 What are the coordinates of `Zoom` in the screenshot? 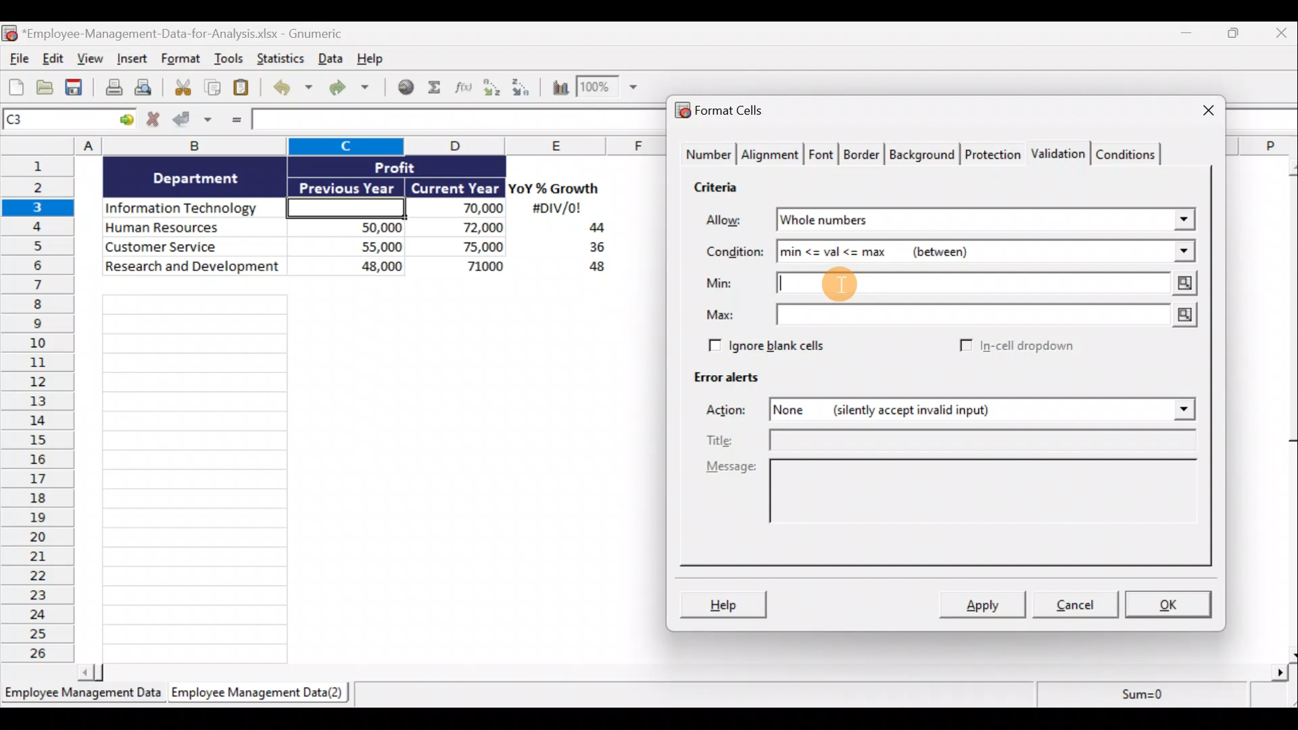 It's located at (610, 90).